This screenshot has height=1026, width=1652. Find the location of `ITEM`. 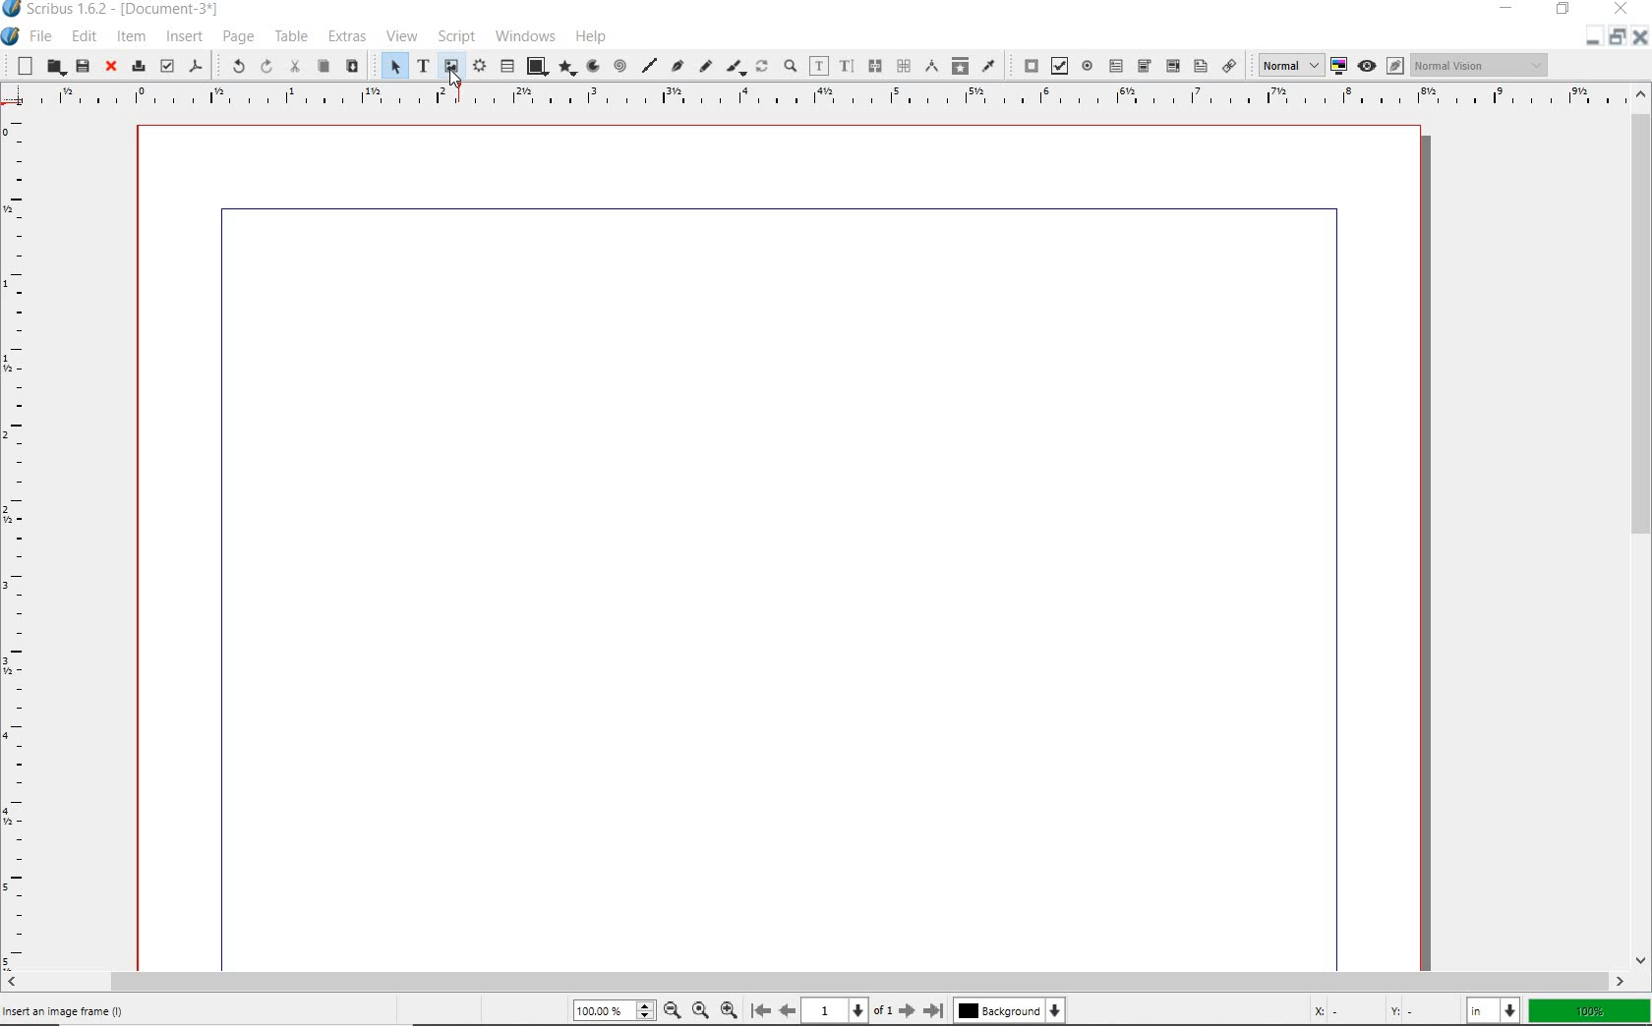

ITEM is located at coordinates (131, 35).